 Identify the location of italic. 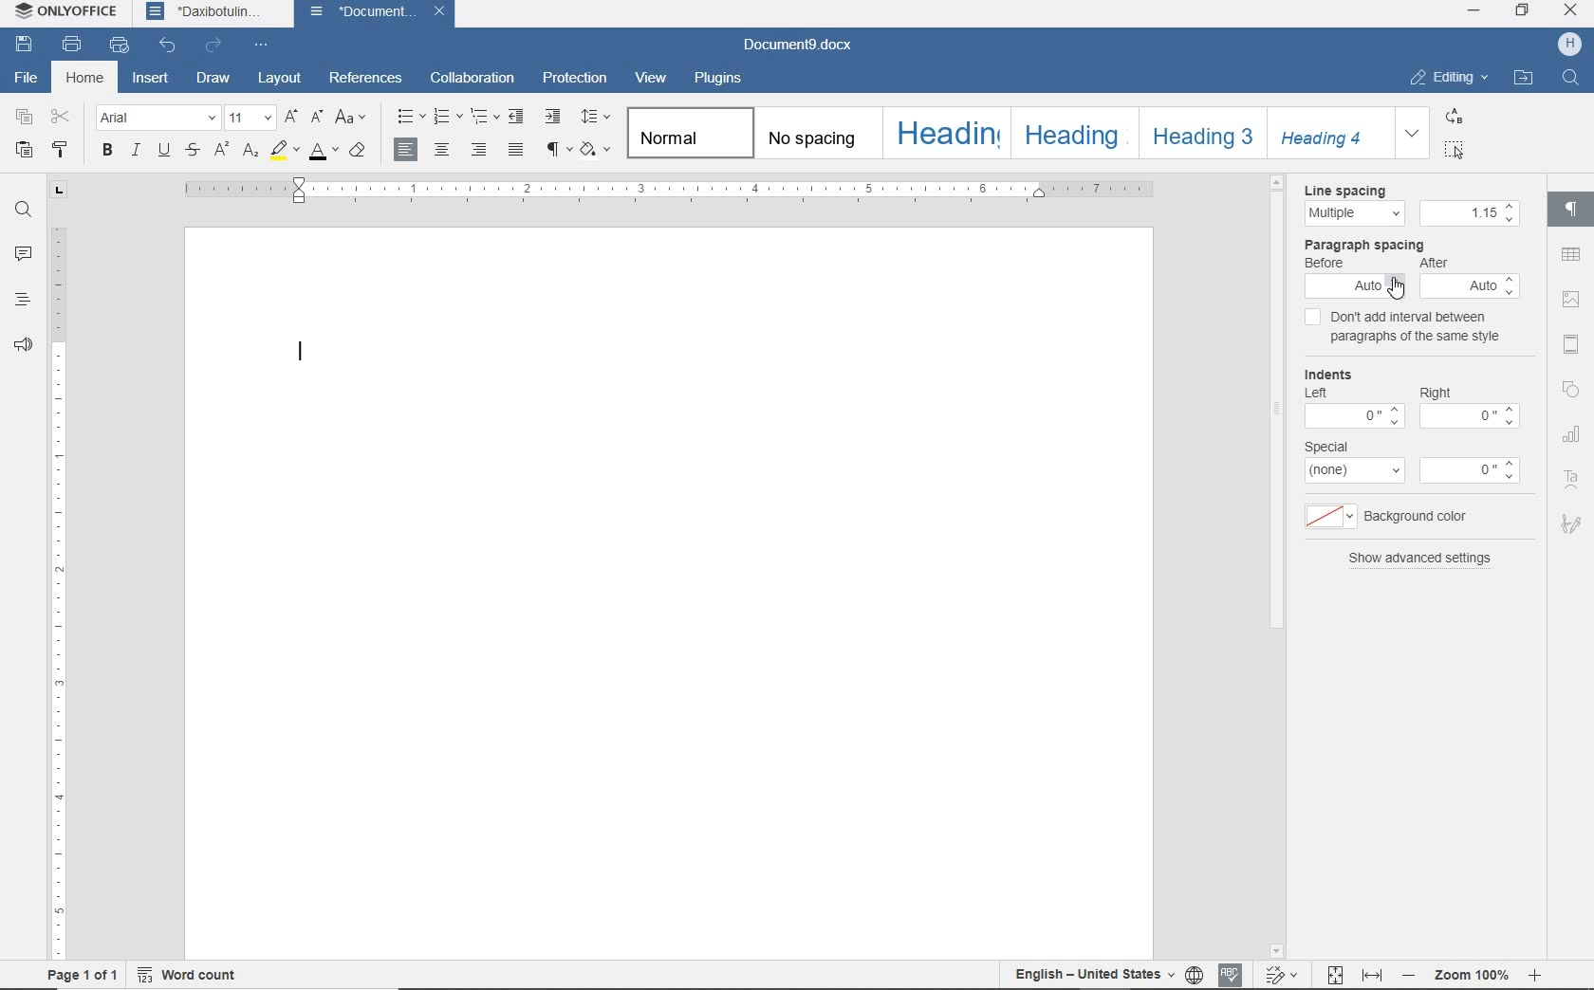
(137, 152).